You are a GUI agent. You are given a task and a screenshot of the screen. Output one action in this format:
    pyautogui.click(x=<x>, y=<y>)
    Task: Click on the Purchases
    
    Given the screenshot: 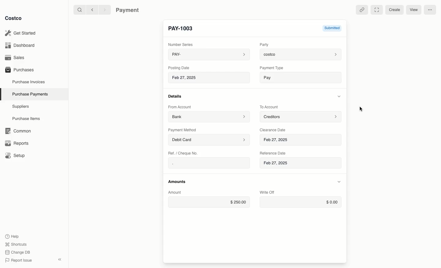 What is the action you would take?
    pyautogui.click(x=19, y=69)
    